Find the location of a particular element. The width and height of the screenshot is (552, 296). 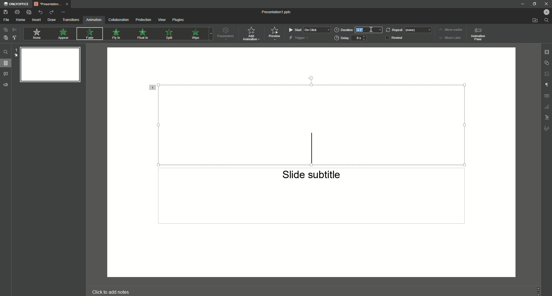

Minimize is located at coordinates (524, 4).